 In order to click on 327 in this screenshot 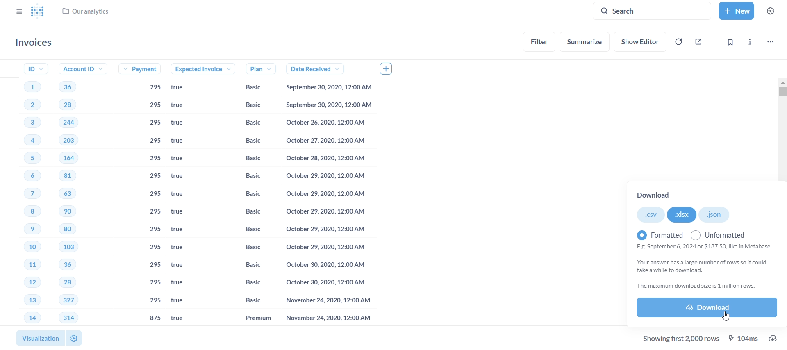, I will do `click(68, 300)`.